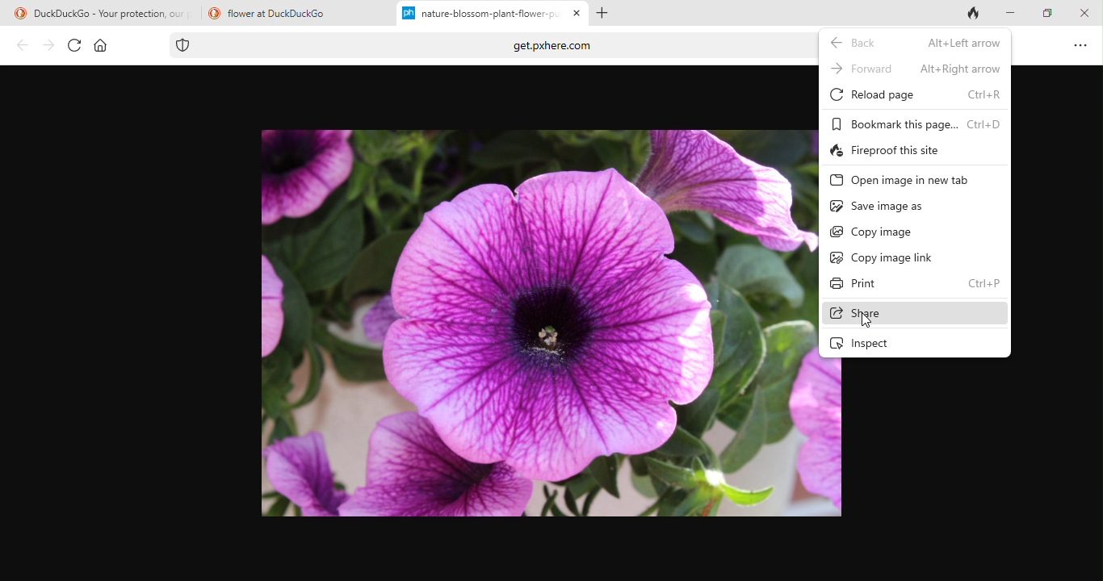  What do you see at coordinates (915, 68) in the screenshot?
I see `forward` at bounding box center [915, 68].